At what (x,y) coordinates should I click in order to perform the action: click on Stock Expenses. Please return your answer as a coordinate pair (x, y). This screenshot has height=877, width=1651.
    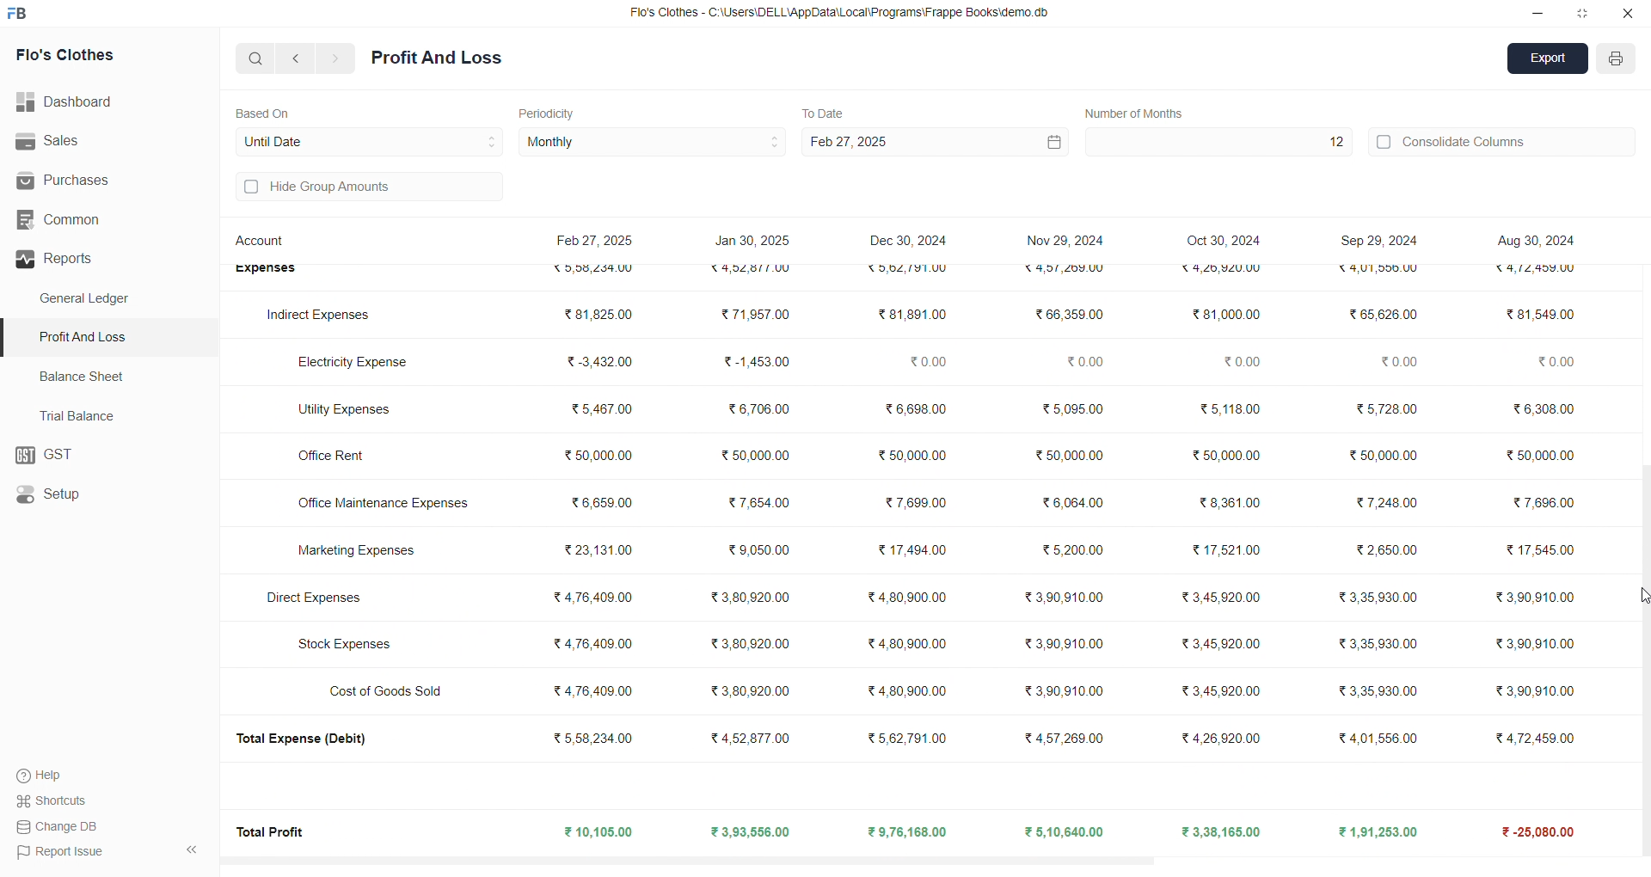
    Looking at the image, I should click on (345, 645).